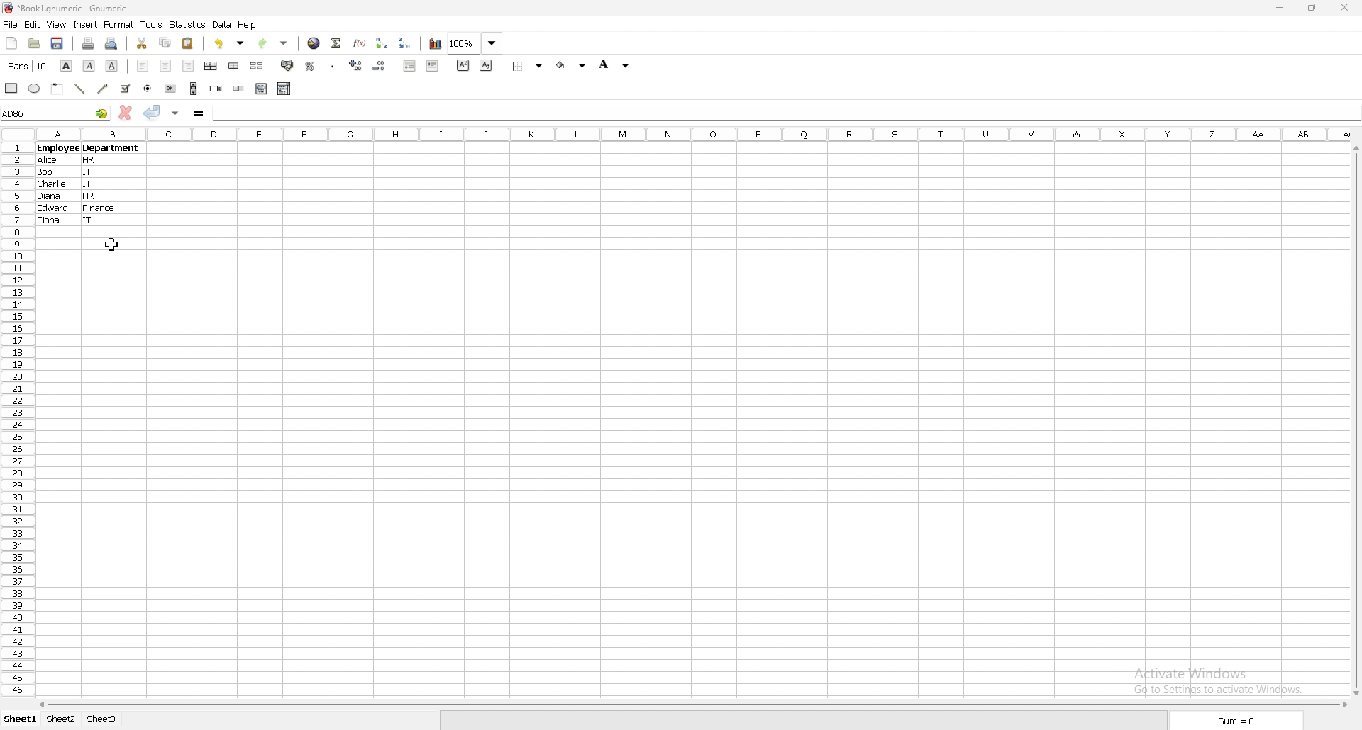 This screenshot has height=730, width=1362. What do you see at coordinates (310, 66) in the screenshot?
I see `percentage` at bounding box center [310, 66].